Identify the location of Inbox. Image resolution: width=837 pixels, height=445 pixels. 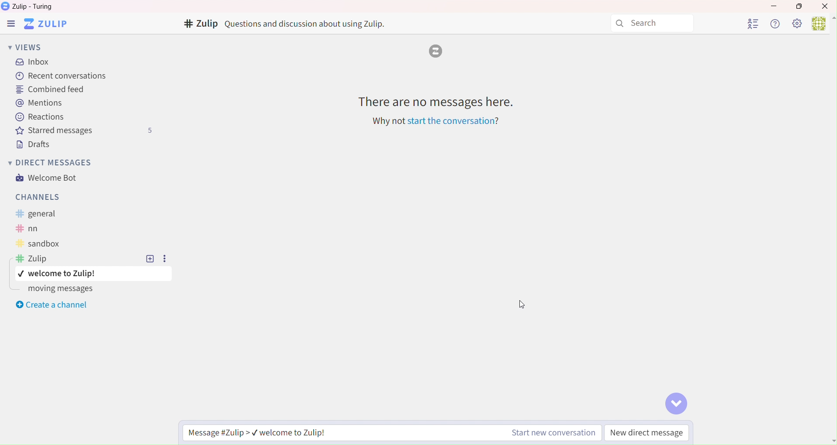
(32, 62).